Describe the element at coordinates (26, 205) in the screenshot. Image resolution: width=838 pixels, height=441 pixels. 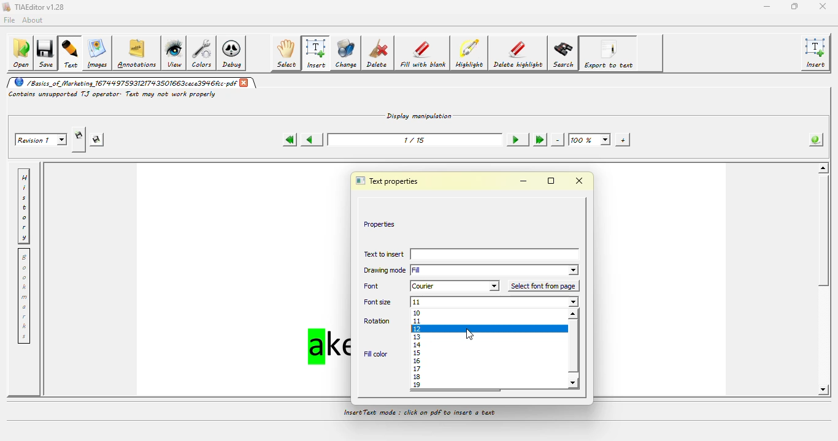
I see `history` at that location.